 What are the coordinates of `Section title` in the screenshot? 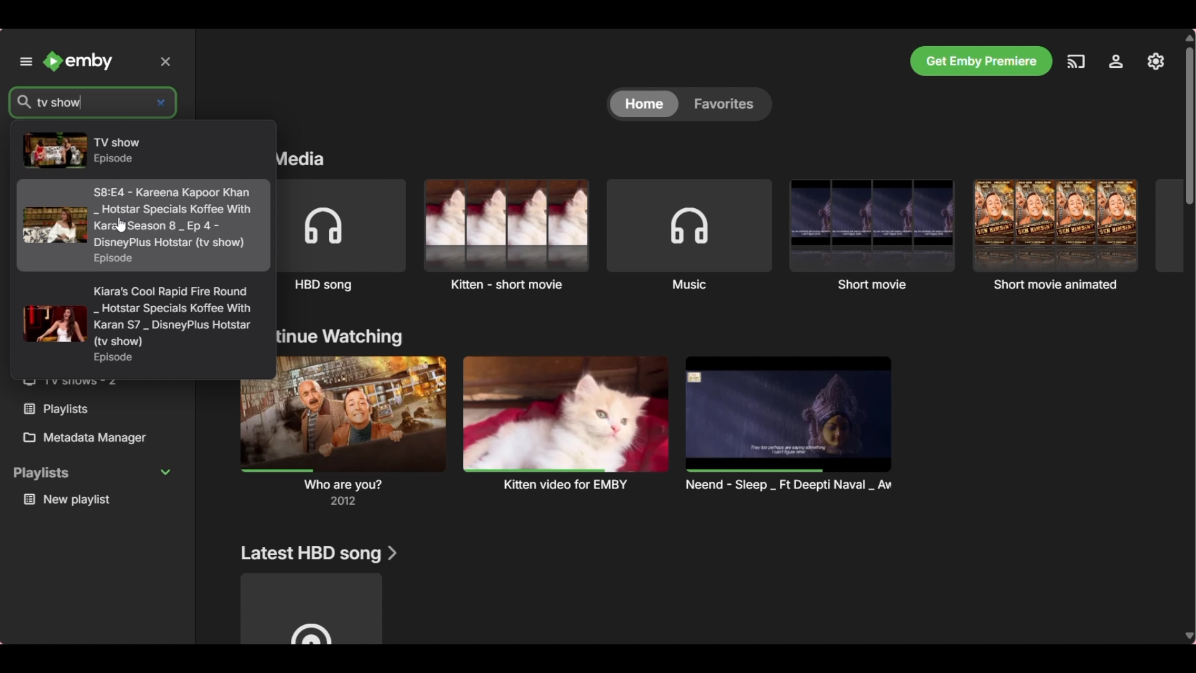 It's located at (305, 160).